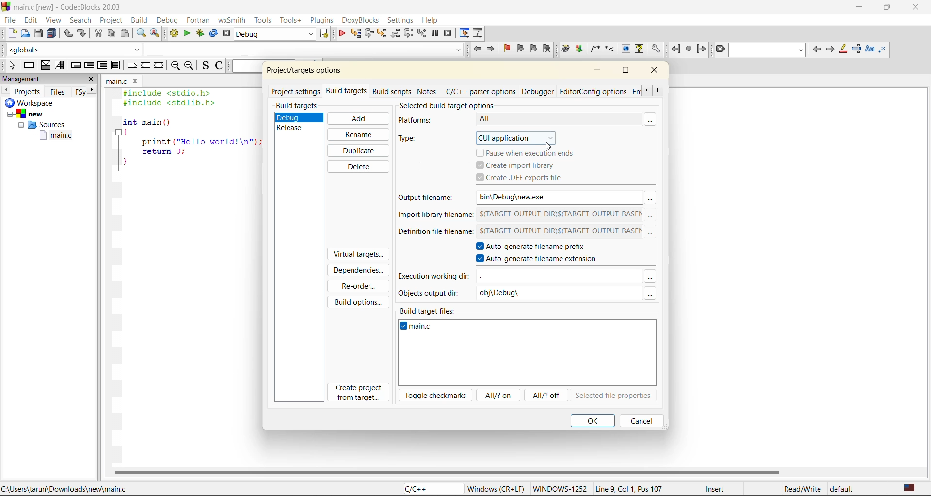 This screenshot has height=496, width=931. I want to click on doxyblocks, so click(360, 20).